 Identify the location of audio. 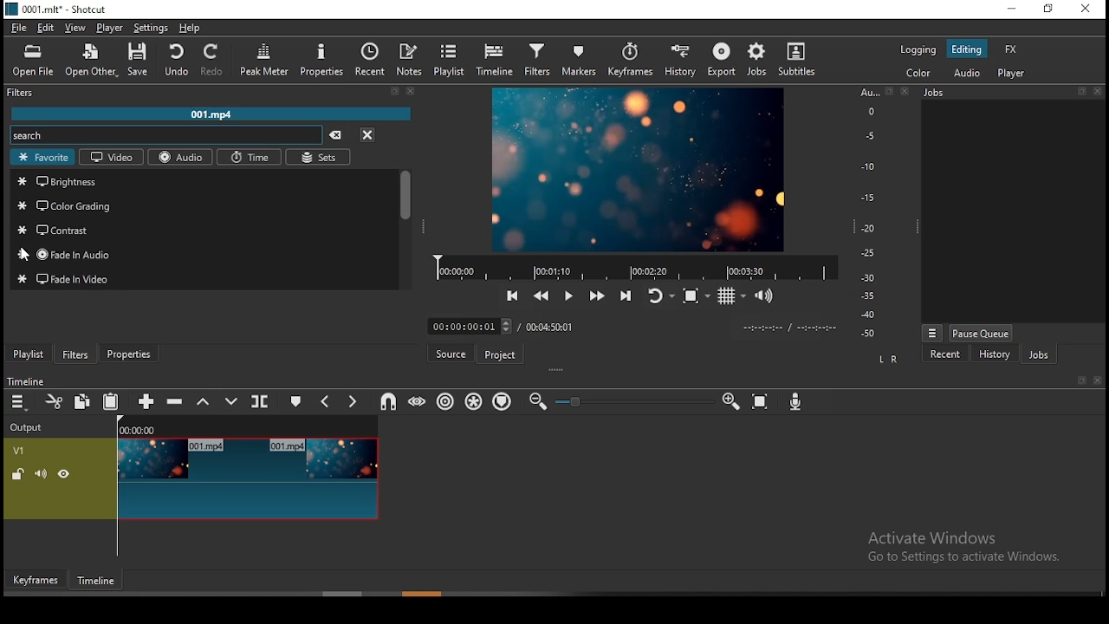
(179, 157).